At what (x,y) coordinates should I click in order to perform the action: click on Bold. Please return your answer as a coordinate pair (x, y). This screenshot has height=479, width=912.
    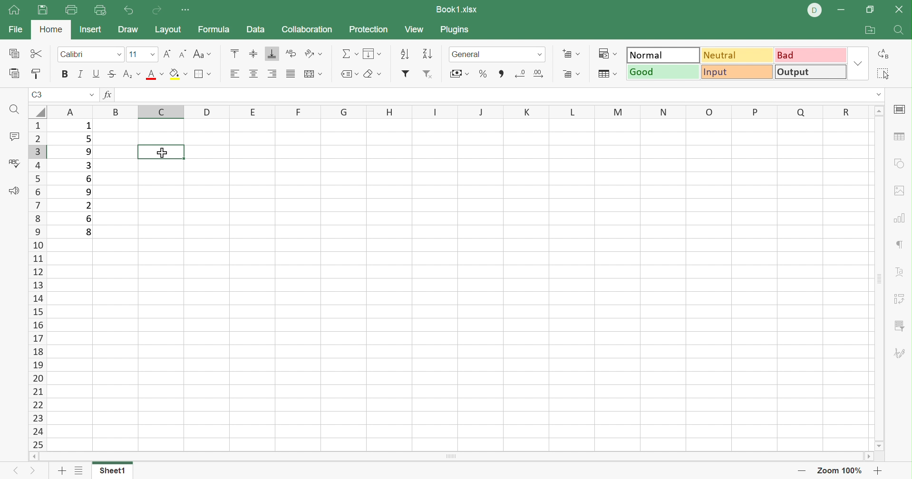
    Looking at the image, I should click on (64, 76).